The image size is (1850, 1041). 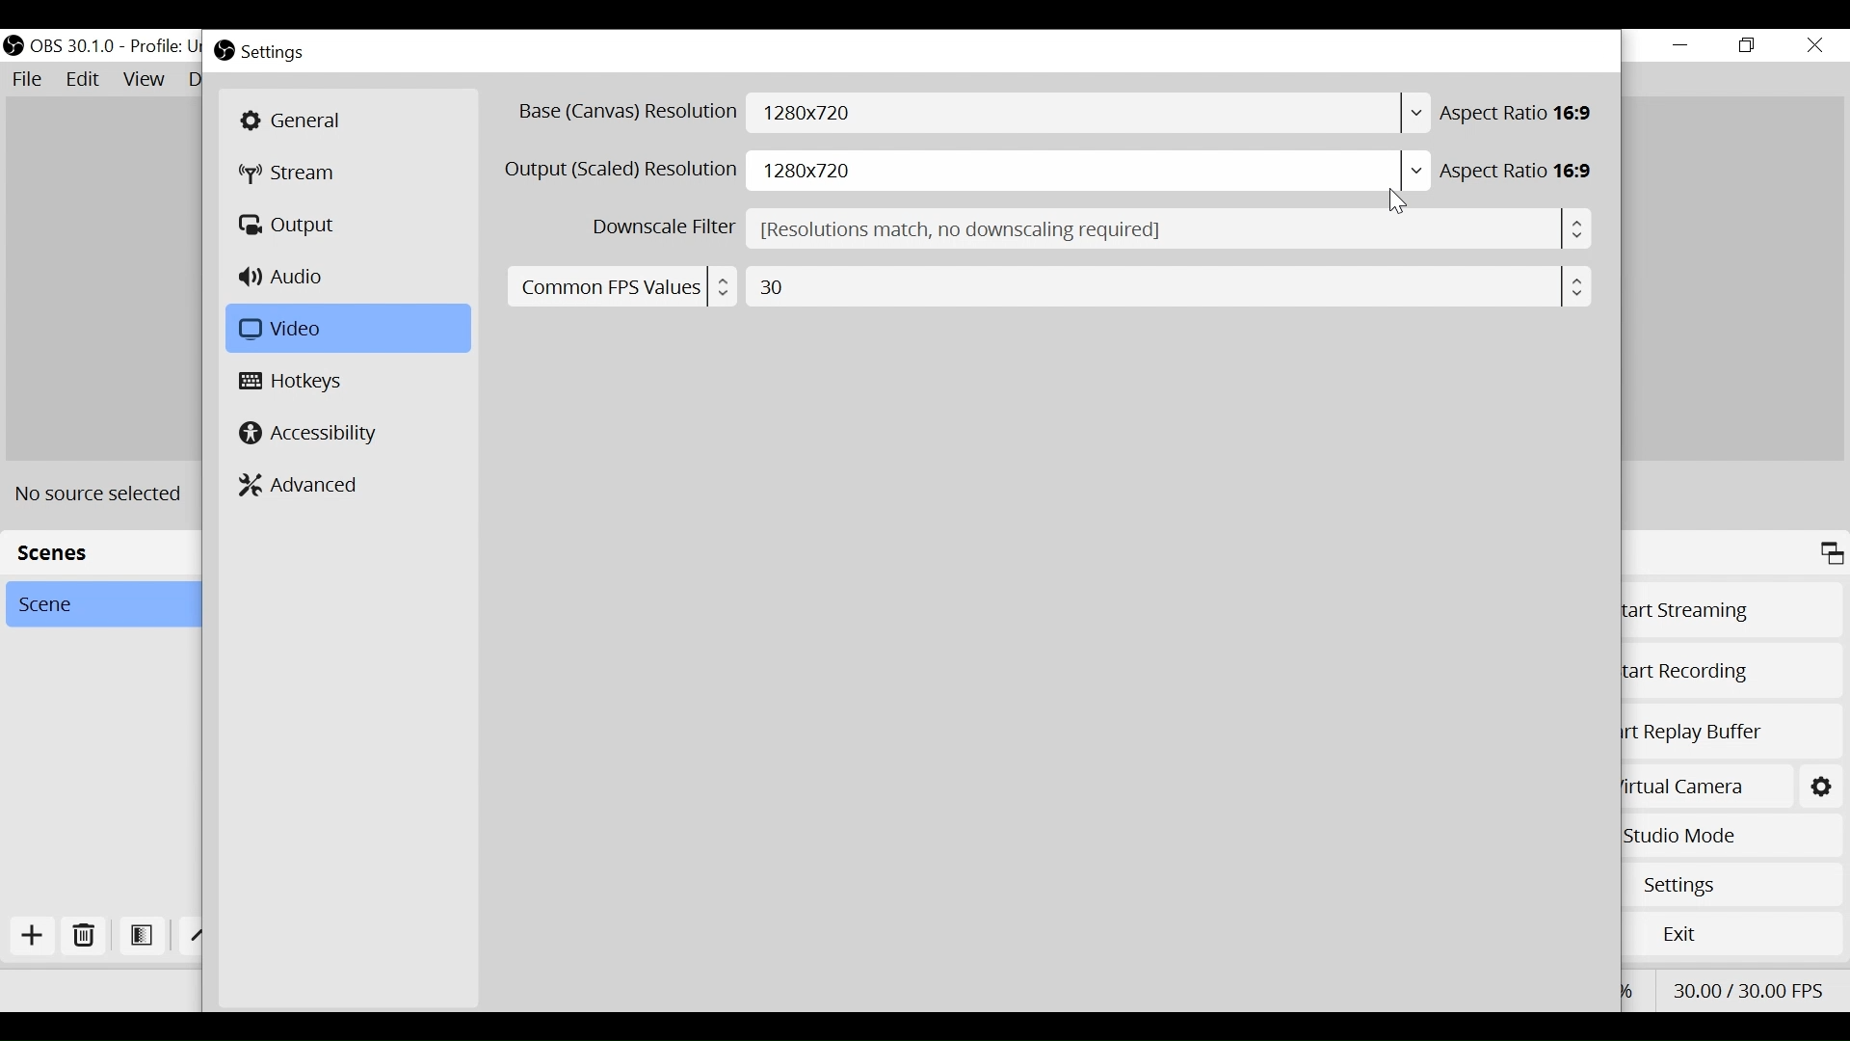 I want to click on Downscale Filter, so click(x=660, y=227).